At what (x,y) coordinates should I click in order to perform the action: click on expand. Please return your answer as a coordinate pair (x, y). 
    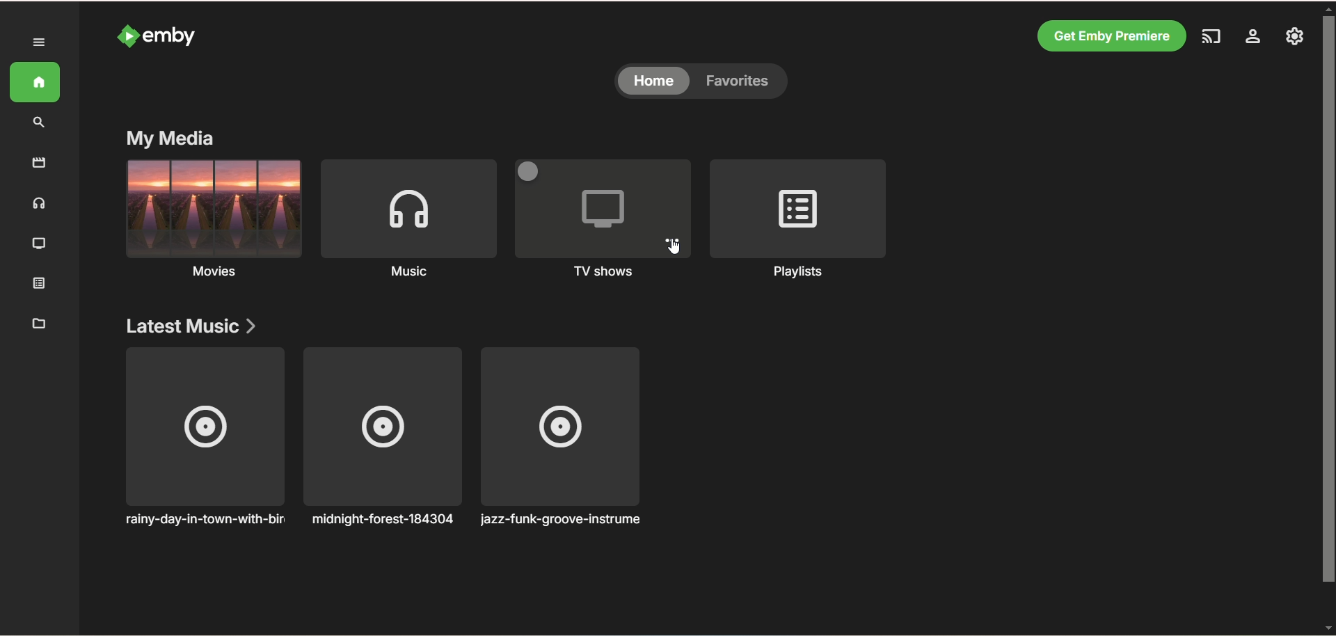
    Looking at the image, I should click on (40, 42).